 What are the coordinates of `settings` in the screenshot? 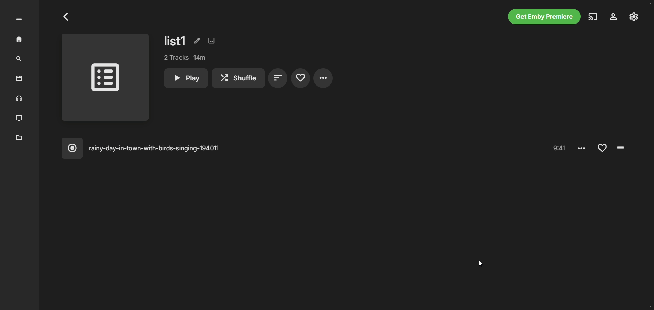 It's located at (614, 17).